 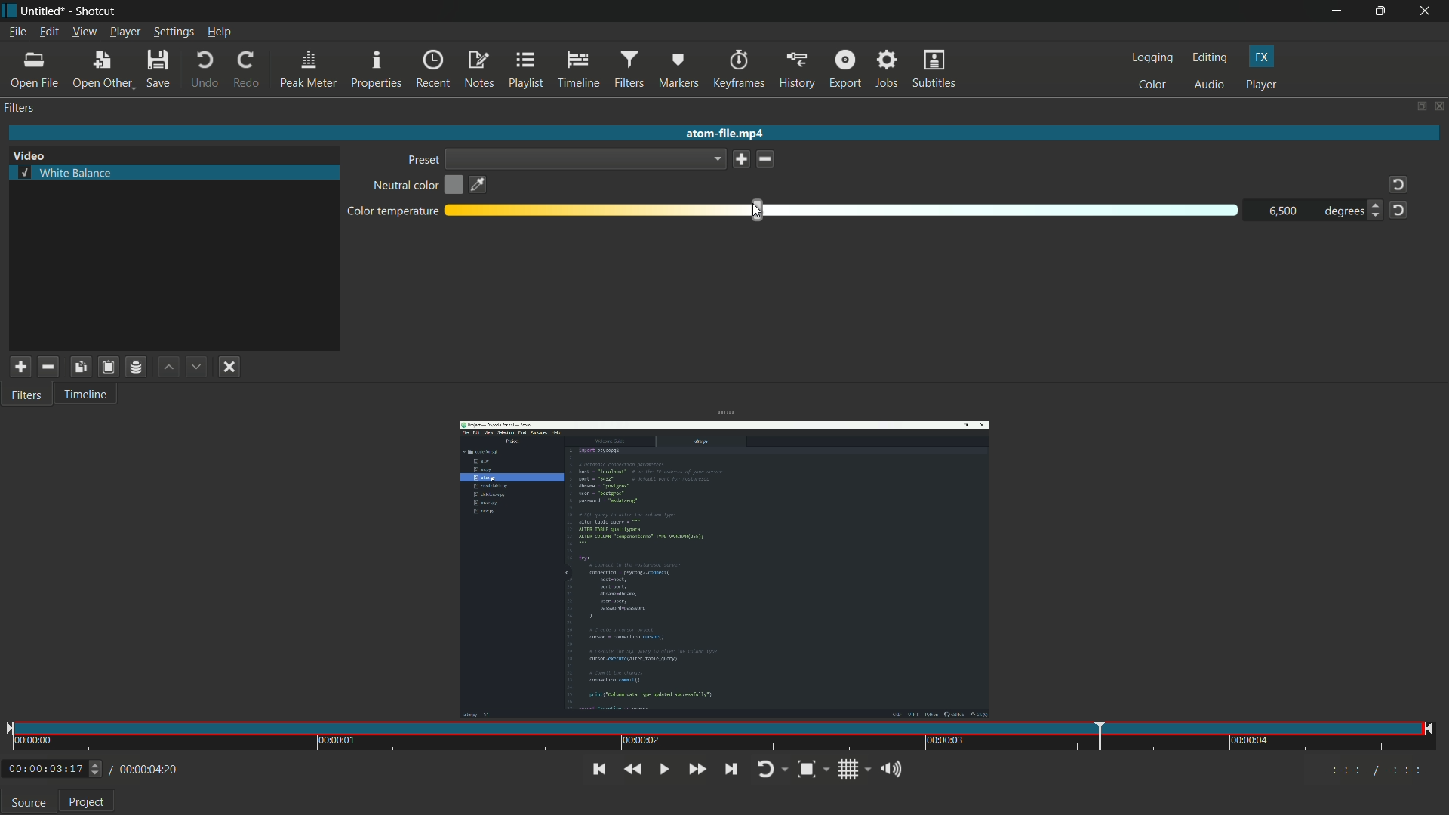 I want to click on export, so click(x=845, y=68).